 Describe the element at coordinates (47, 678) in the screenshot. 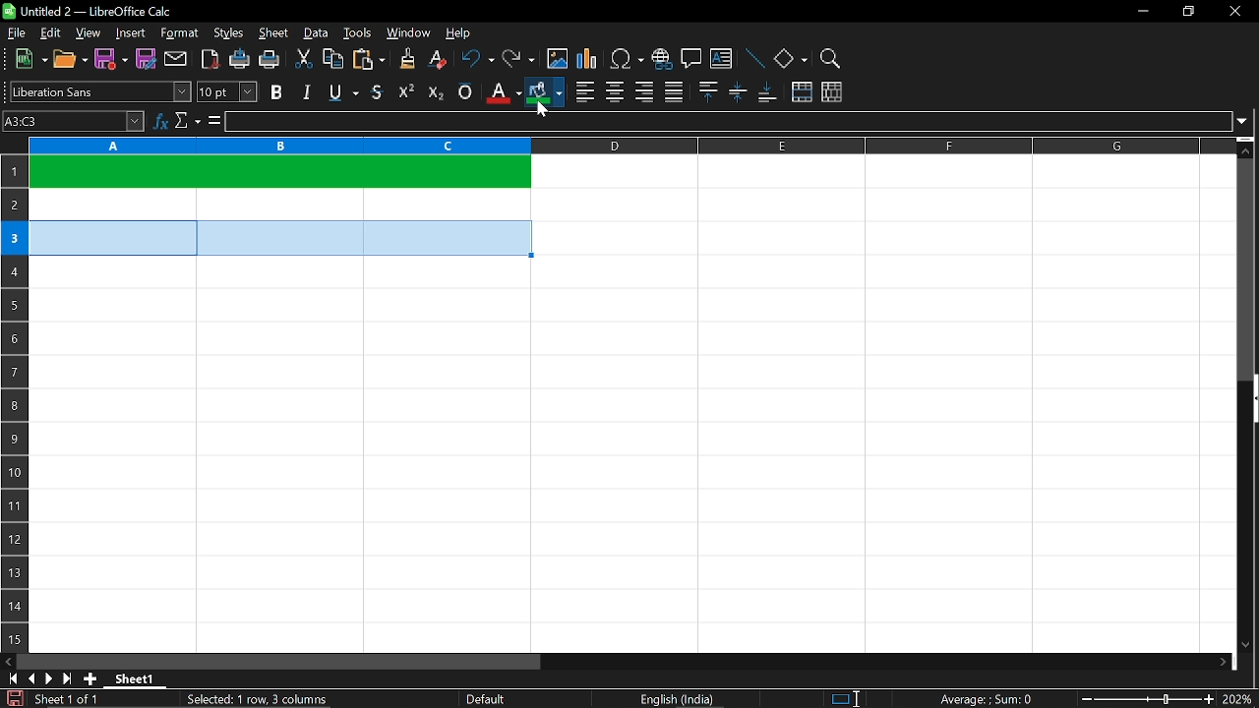

I see `next sheet` at that location.